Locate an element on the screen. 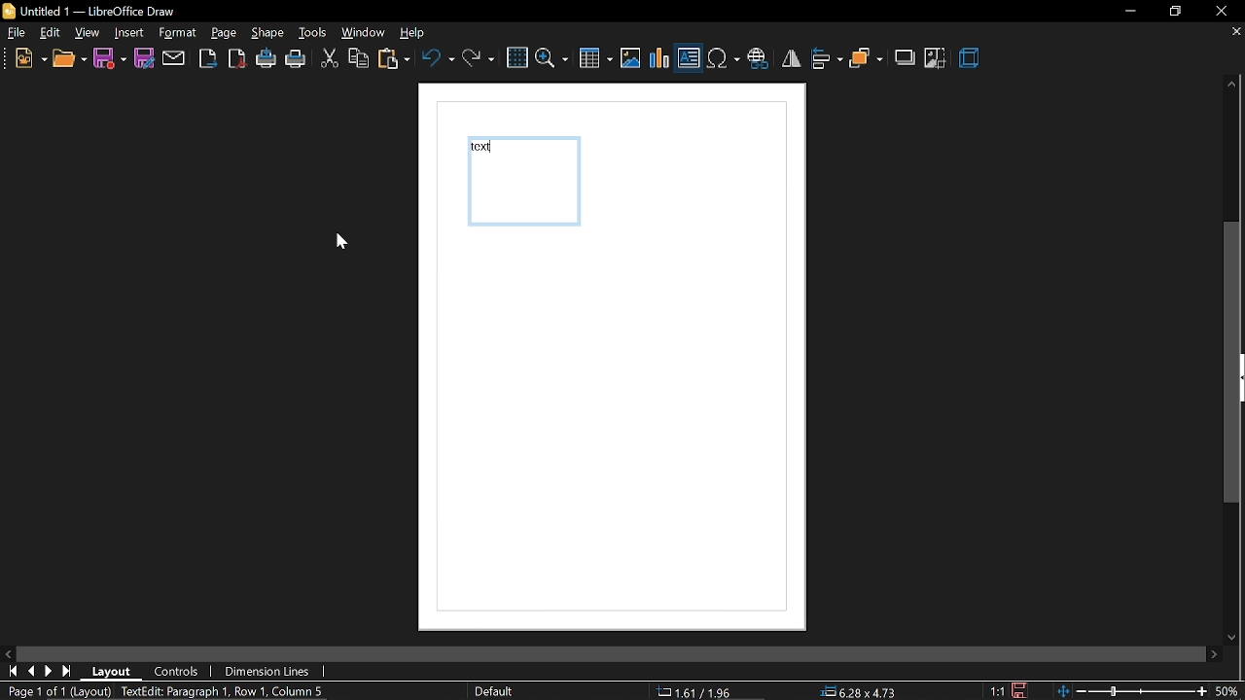 The width and height of the screenshot is (1245, 700). insert table is located at coordinates (596, 60).